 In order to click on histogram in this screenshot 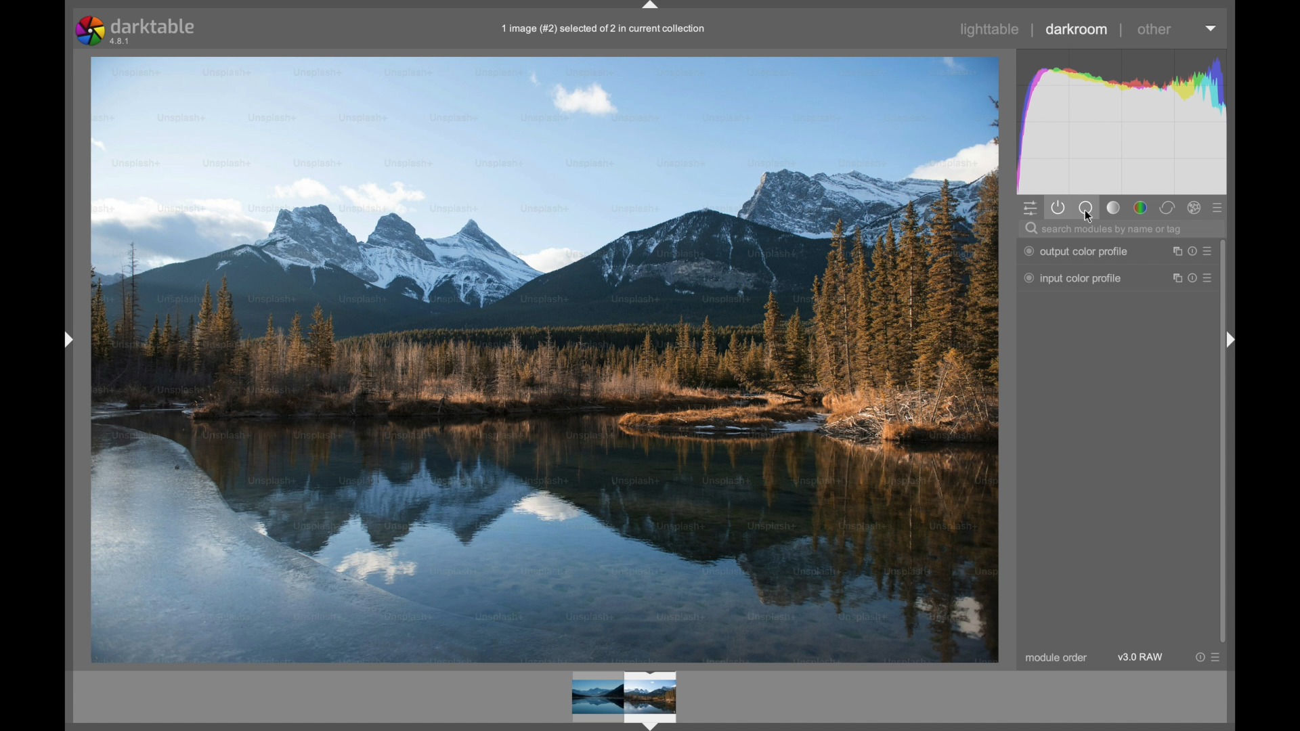, I will do `click(1121, 120)`.